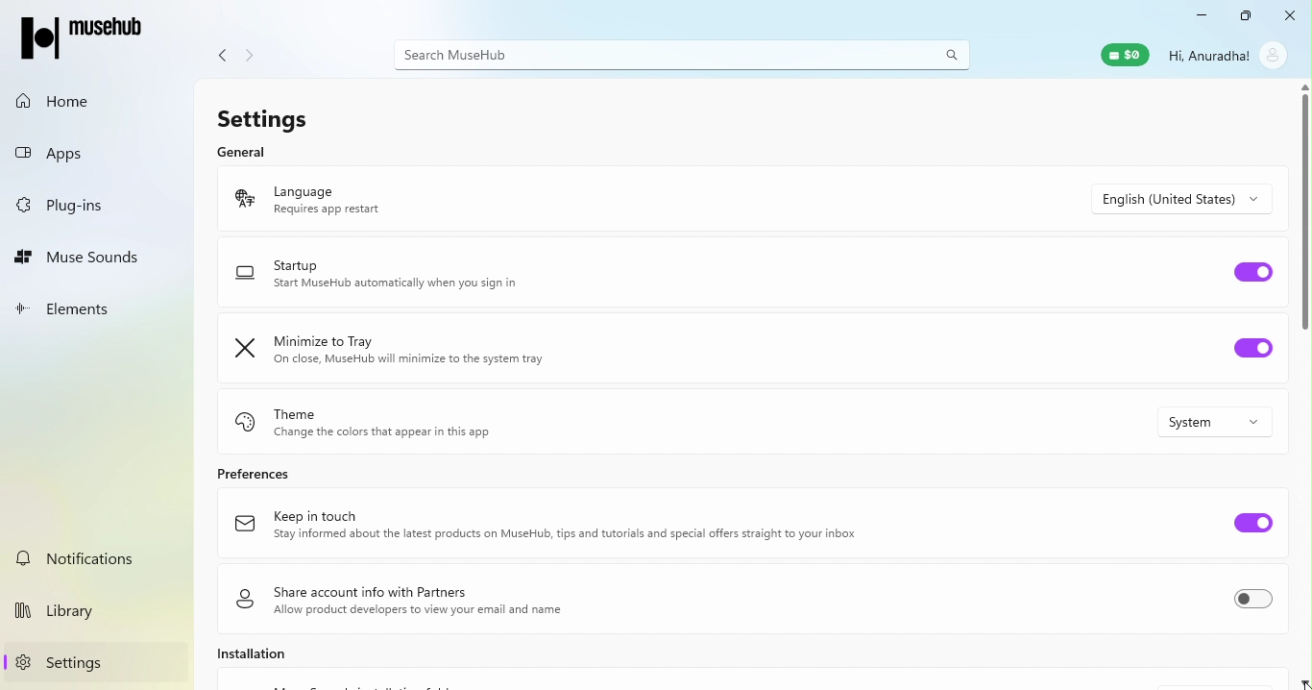 The image size is (1312, 690). I want to click on Navigate forward, so click(250, 57).